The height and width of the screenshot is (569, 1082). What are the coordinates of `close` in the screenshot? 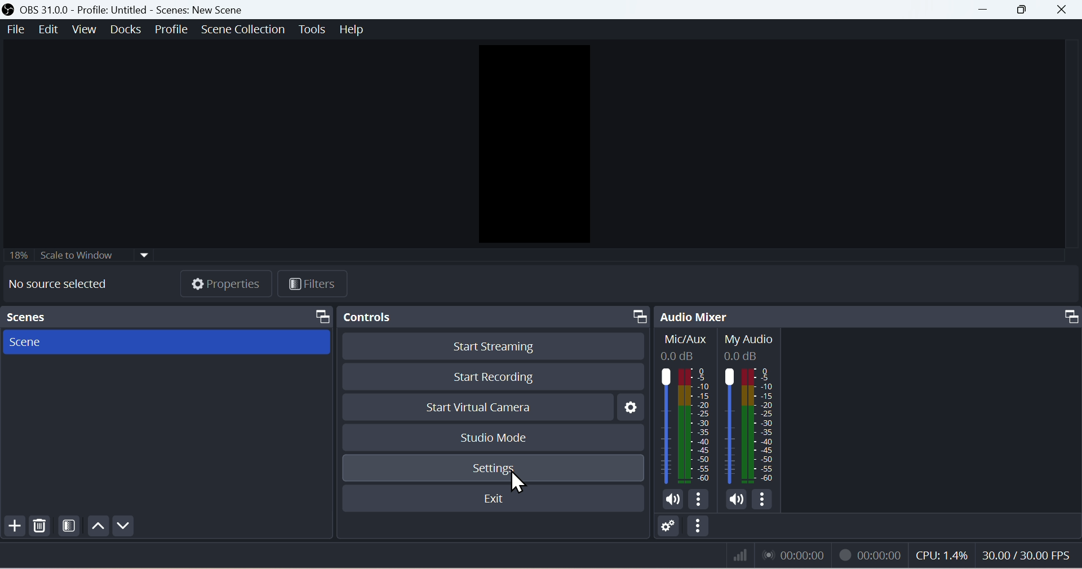 It's located at (1065, 11).